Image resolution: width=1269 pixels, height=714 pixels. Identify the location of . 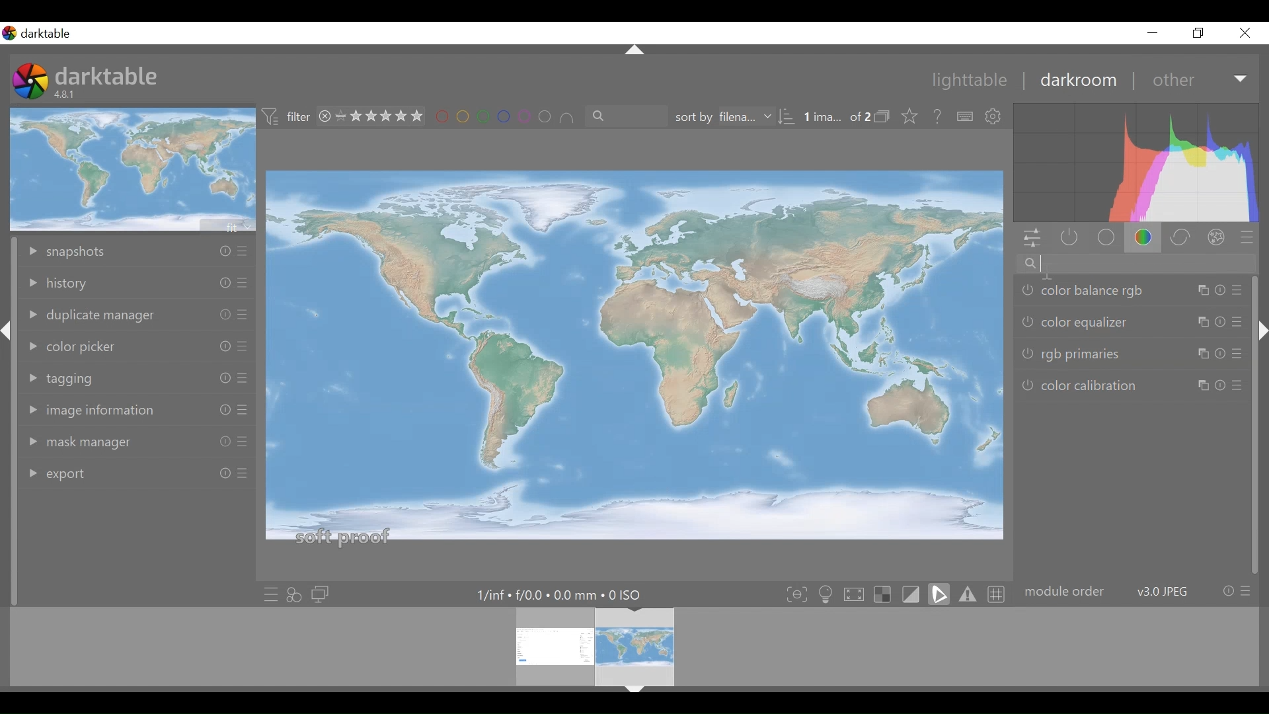
(1235, 356).